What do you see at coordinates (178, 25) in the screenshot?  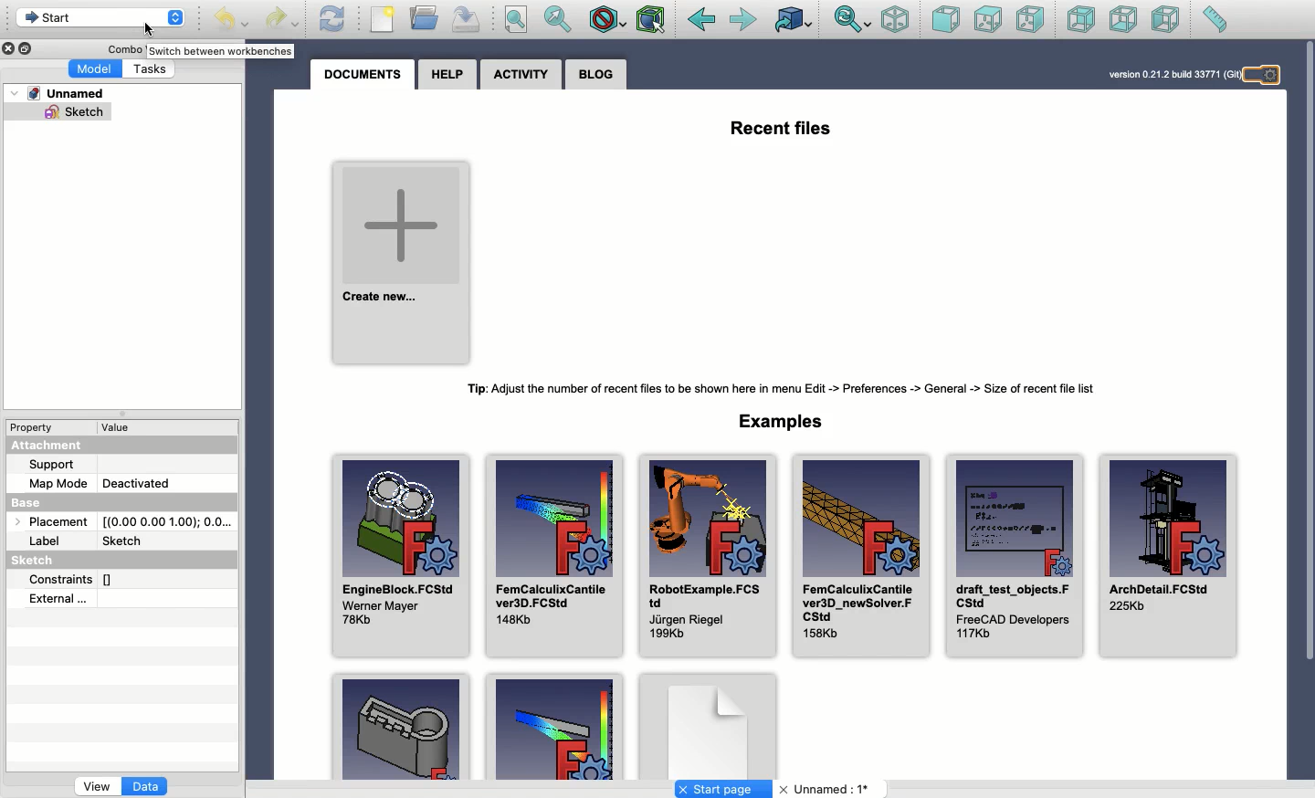 I see `Down arrow` at bounding box center [178, 25].